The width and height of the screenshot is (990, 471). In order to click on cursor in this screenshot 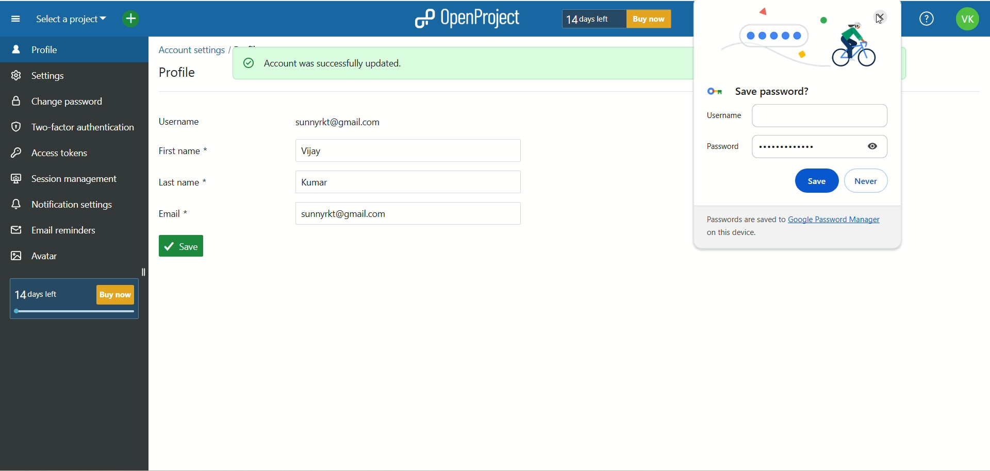, I will do `click(882, 21)`.